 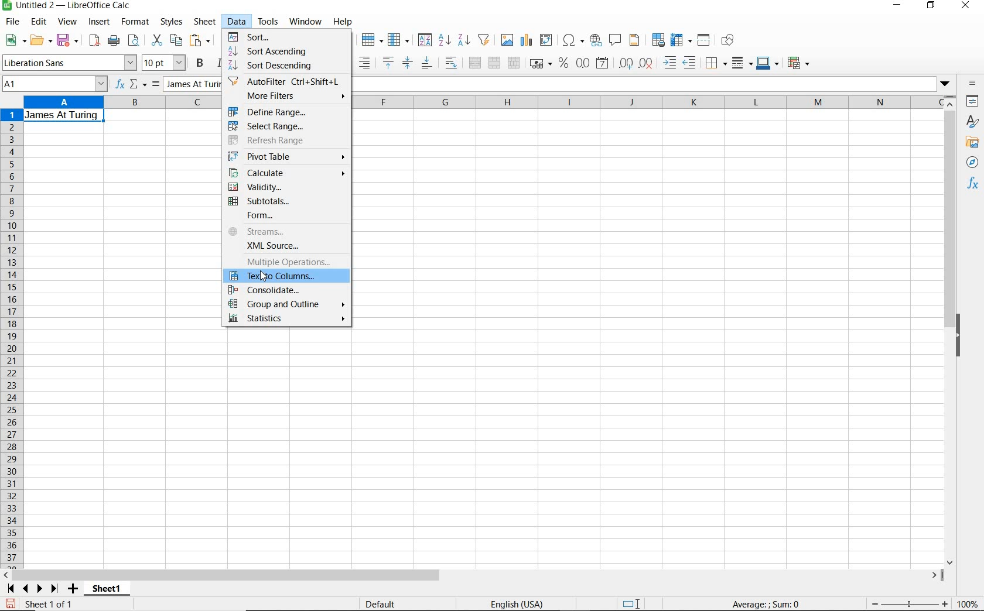 What do you see at coordinates (969, 605) in the screenshot?
I see `zoom factor` at bounding box center [969, 605].